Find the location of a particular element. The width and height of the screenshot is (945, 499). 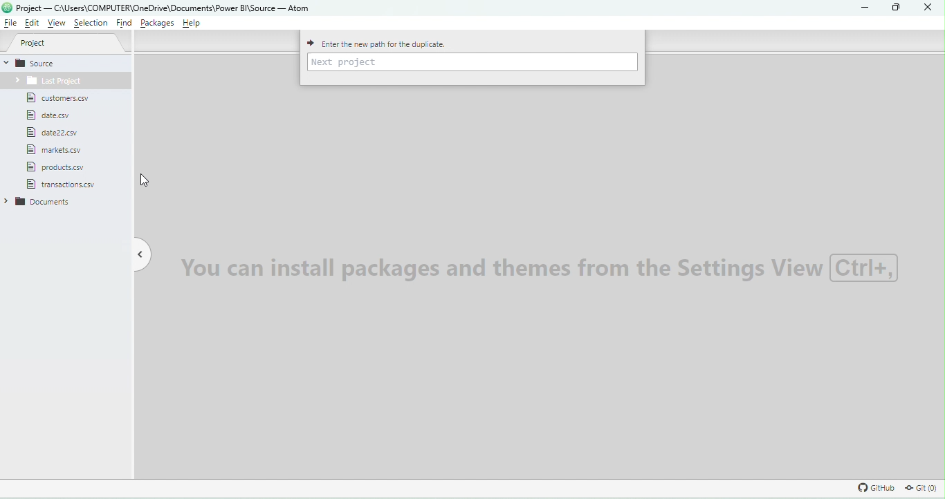

Git repository is located at coordinates (917, 488).